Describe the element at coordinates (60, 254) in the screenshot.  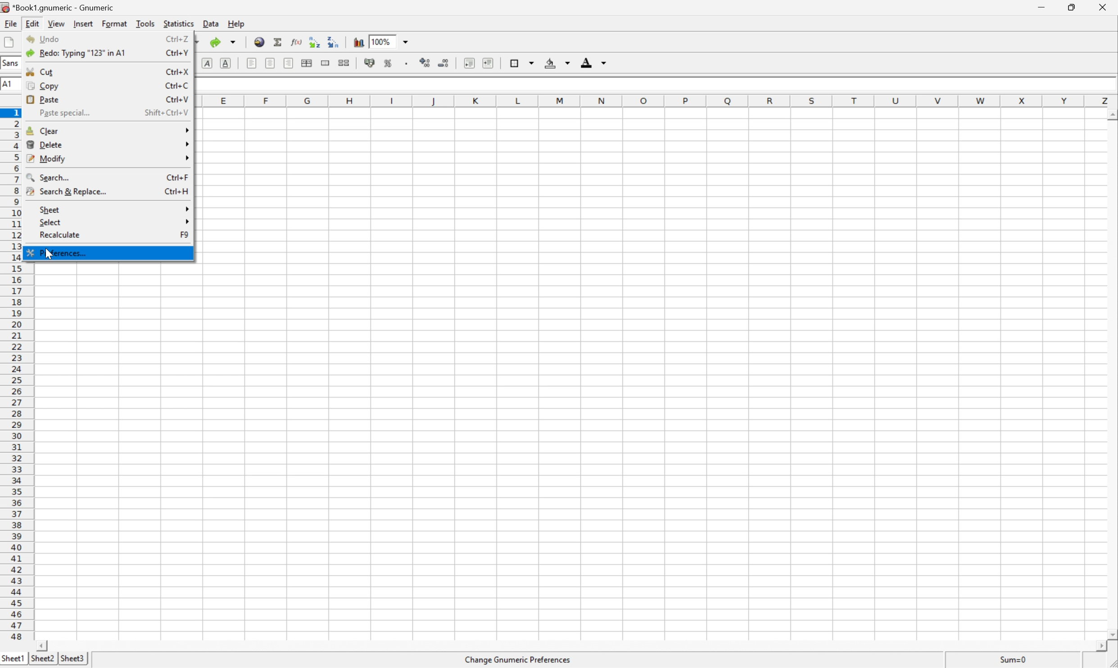
I see `Cursor on preferences` at that location.